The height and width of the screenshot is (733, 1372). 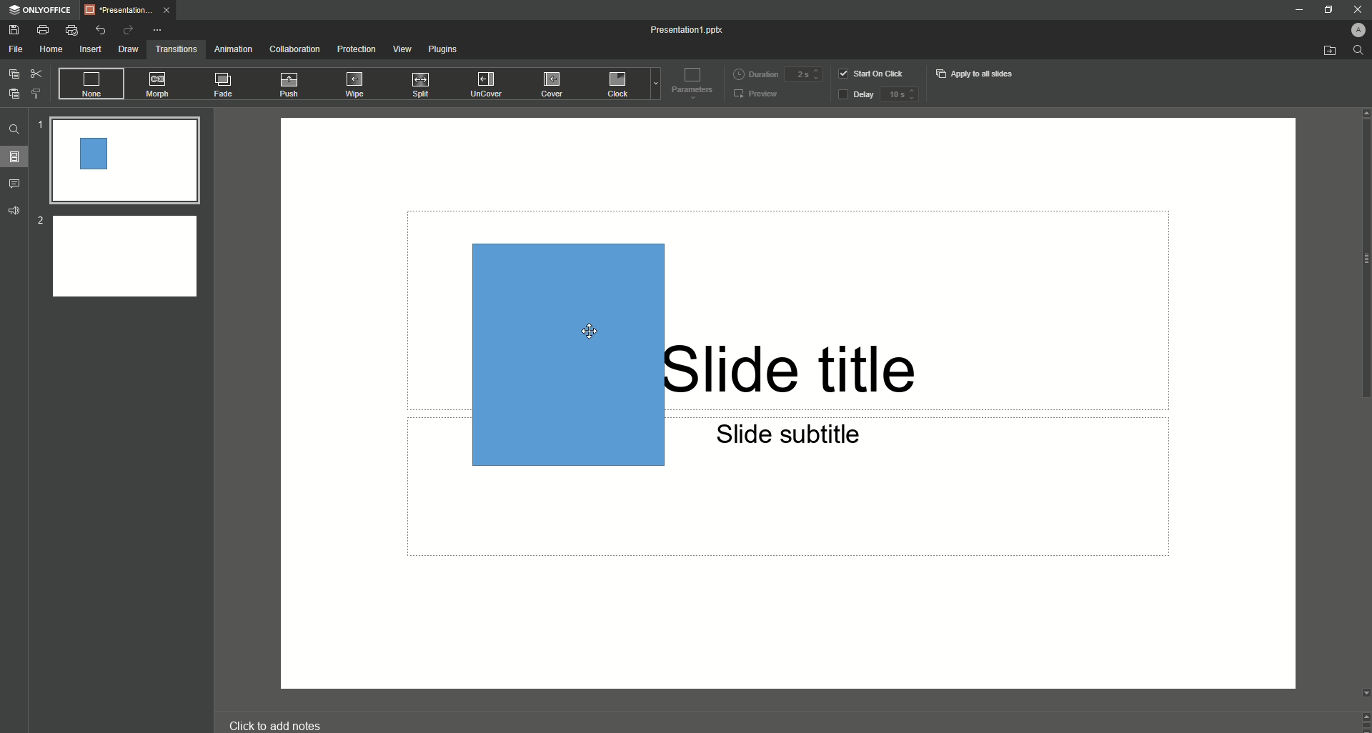 What do you see at coordinates (484, 86) in the screenshot?
I see `UnCover` at bounding box center [484, 86].